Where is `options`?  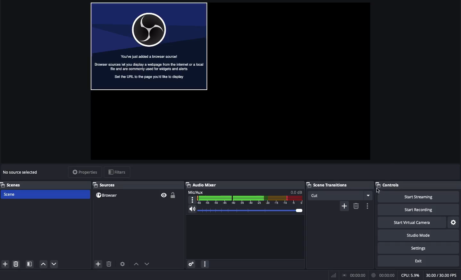 options is located at coordinates (369, 206).